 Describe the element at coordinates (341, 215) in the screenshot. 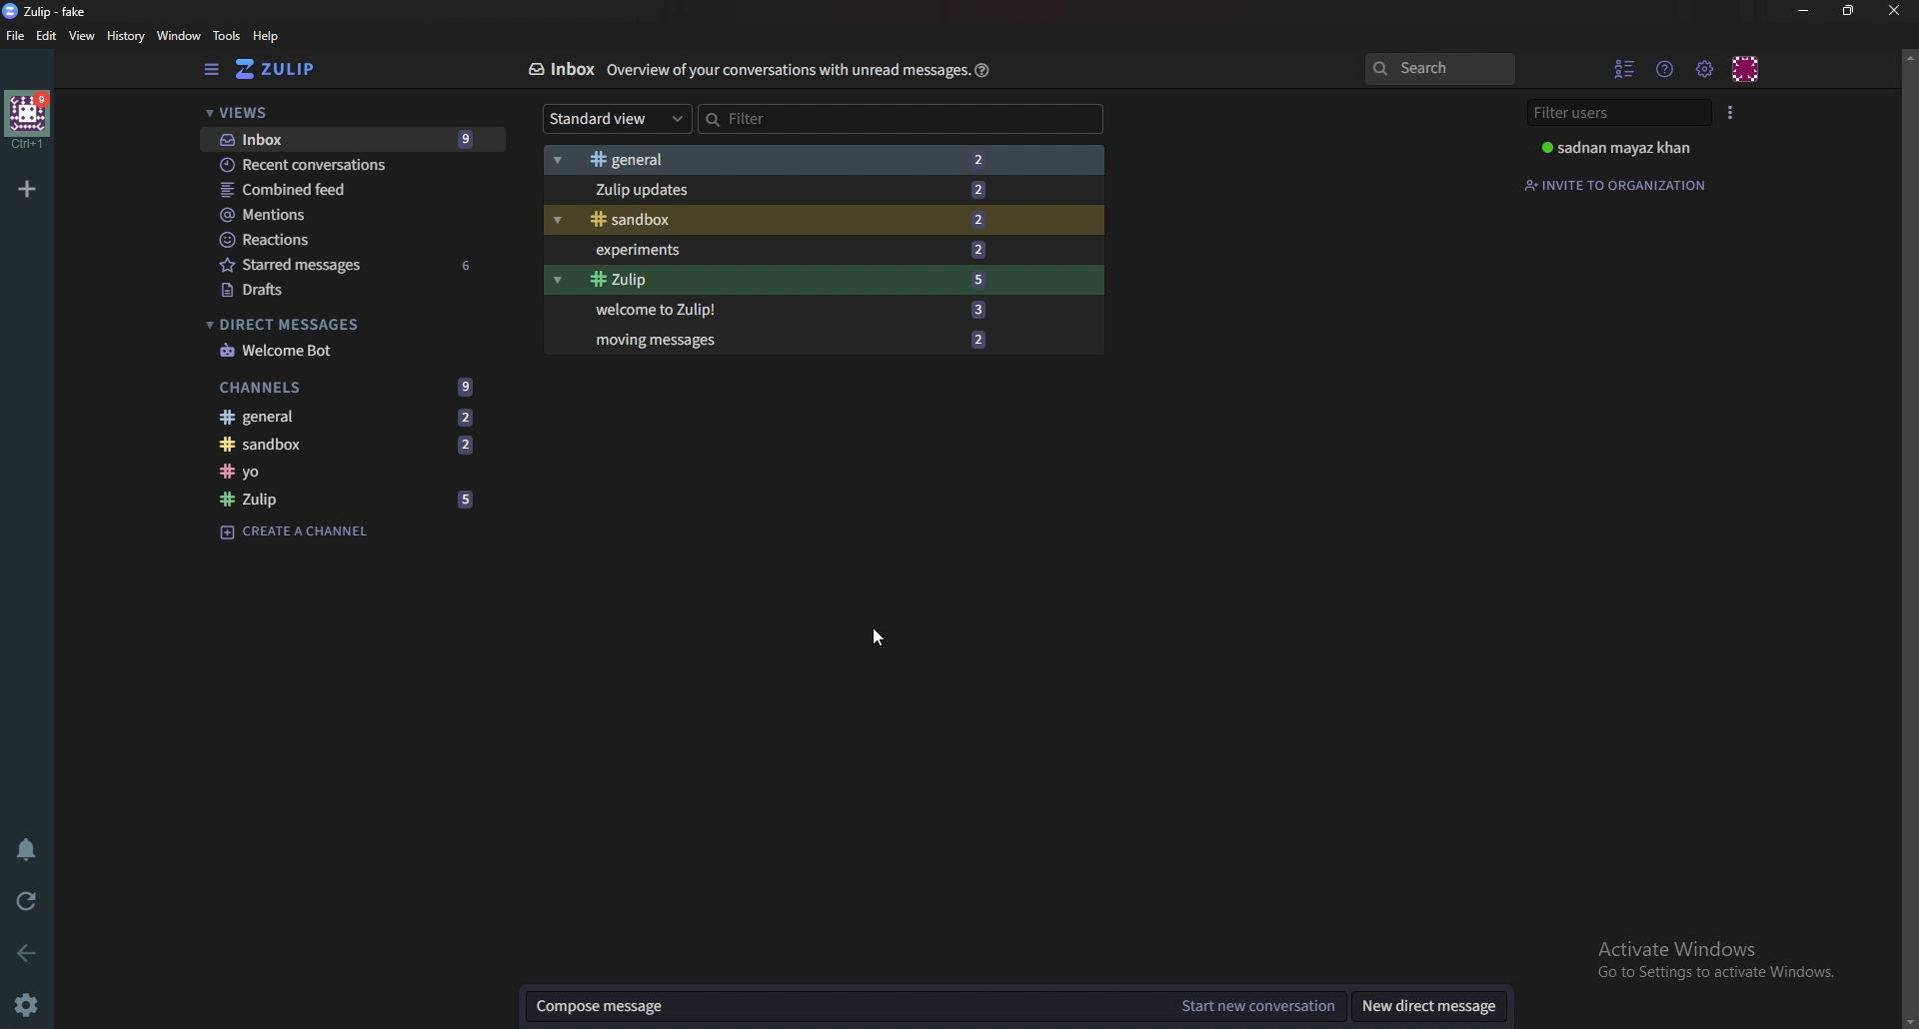

I see `Mentions` at that location.